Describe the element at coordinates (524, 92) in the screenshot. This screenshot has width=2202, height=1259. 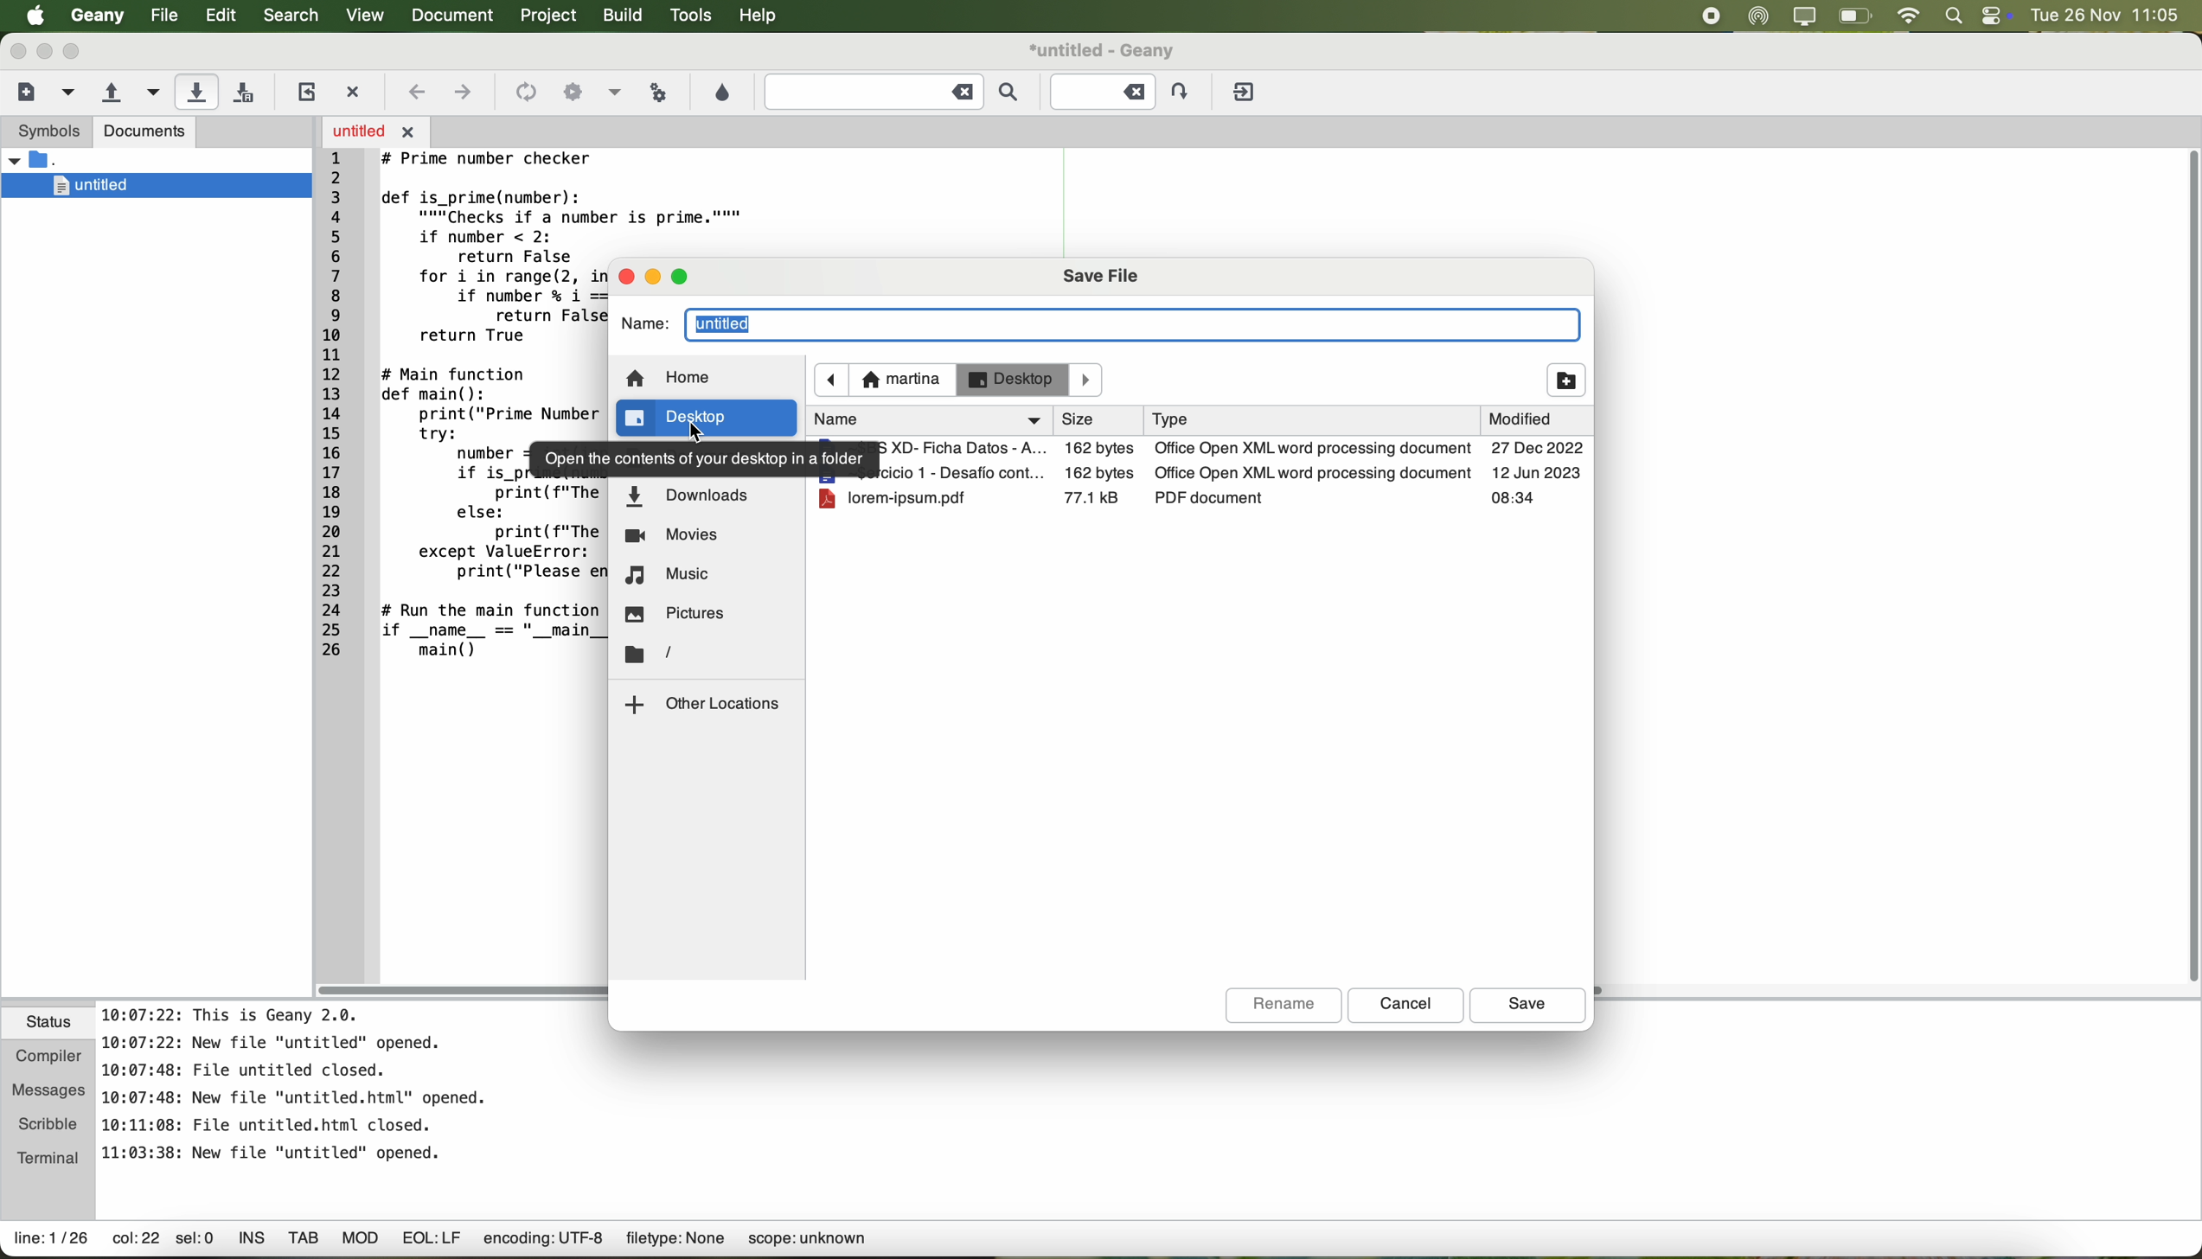
I see `icon` at that location.